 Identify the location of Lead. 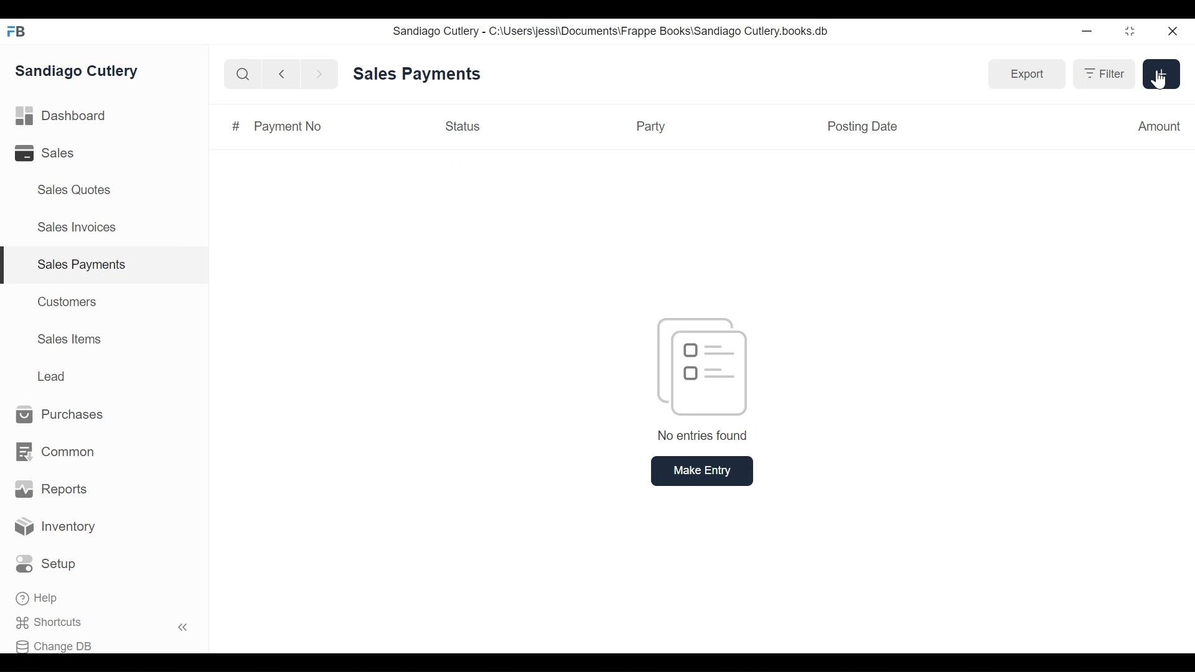
(54, 375).